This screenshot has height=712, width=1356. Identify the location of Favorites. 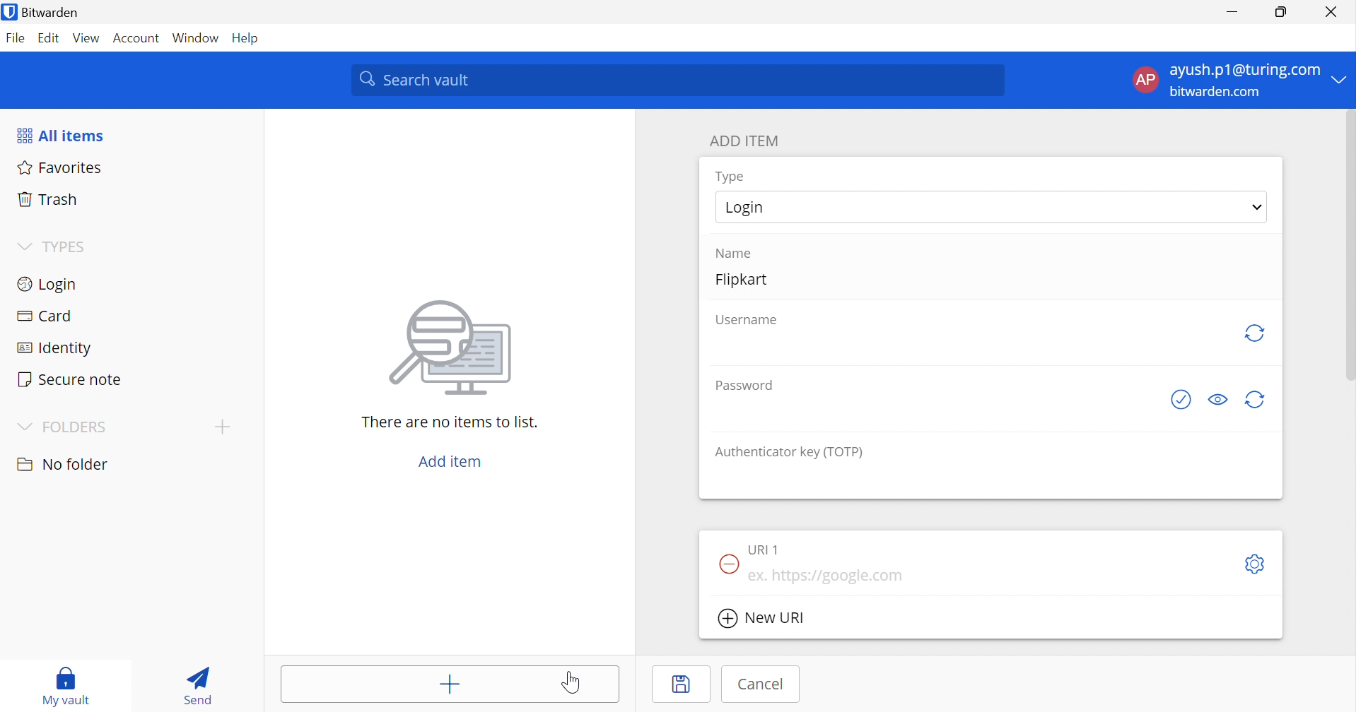
(62, 169).